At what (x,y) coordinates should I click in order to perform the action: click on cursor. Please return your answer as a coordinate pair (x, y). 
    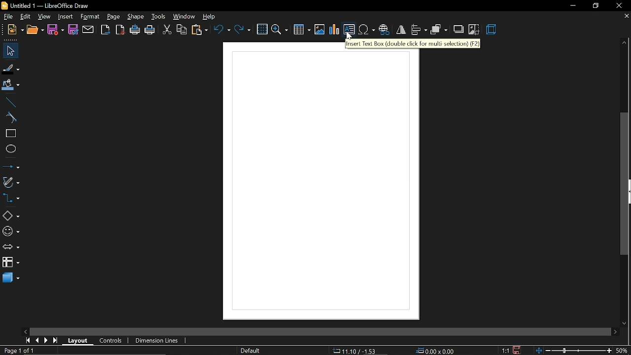
    Looking at the image, I should click on (350, 36).